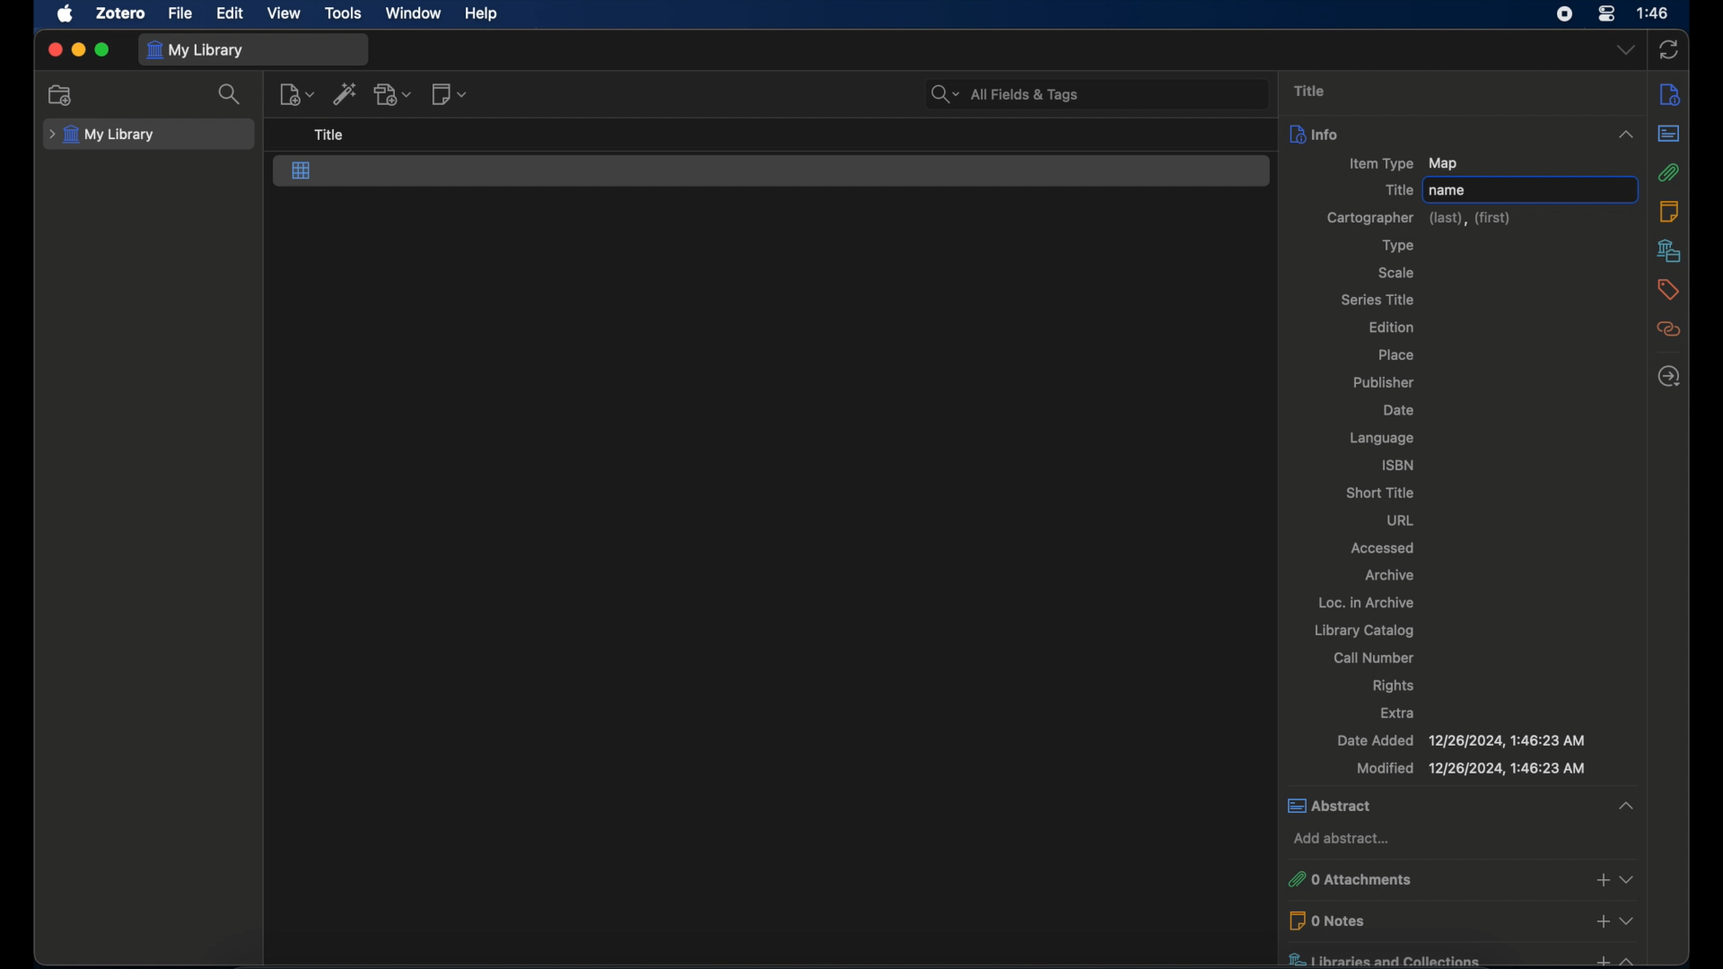 Image resolution: width=1723 pixels, height=969 pixels. What do you see at coordinates (297, 94) in the screenshot?
I see `new item` at bounding box center [297, 94].